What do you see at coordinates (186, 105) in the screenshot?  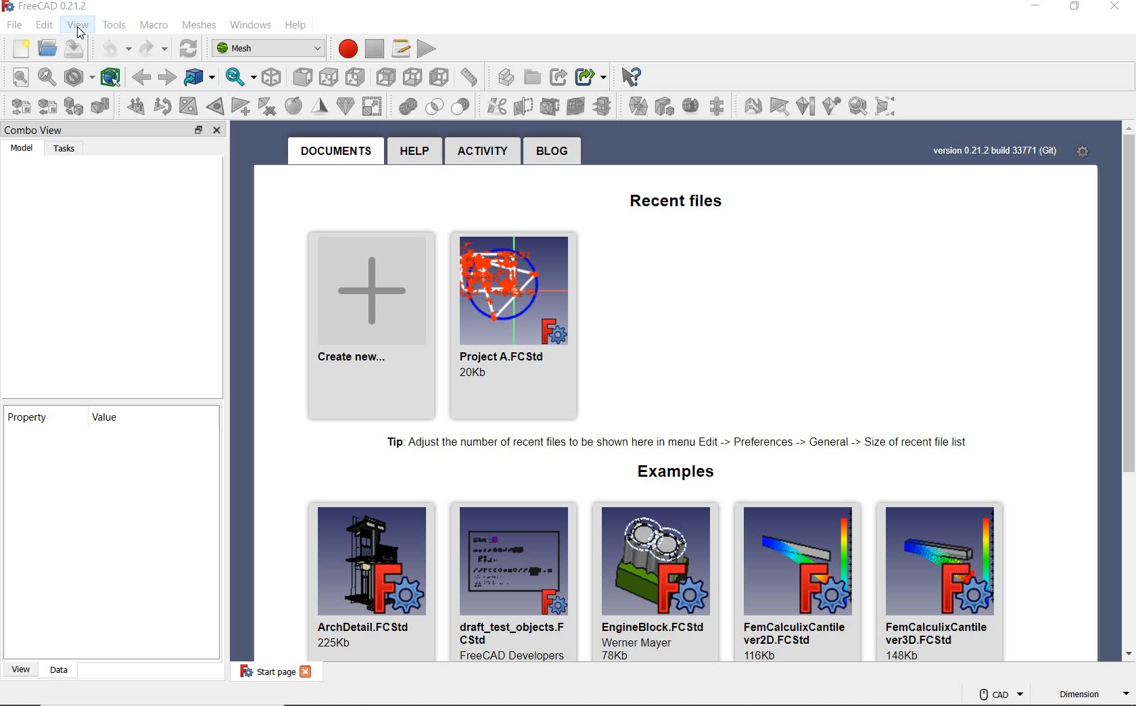 I see `fill holes` at bounding box center [186, 105].